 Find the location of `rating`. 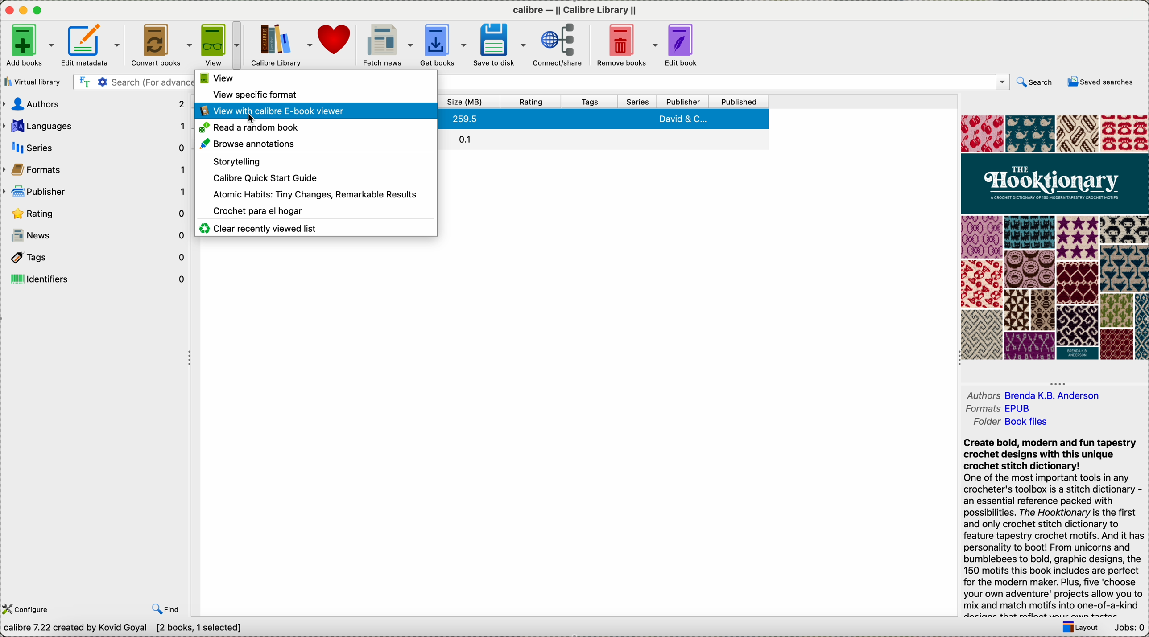

rating is located at coordinates (97, 214).